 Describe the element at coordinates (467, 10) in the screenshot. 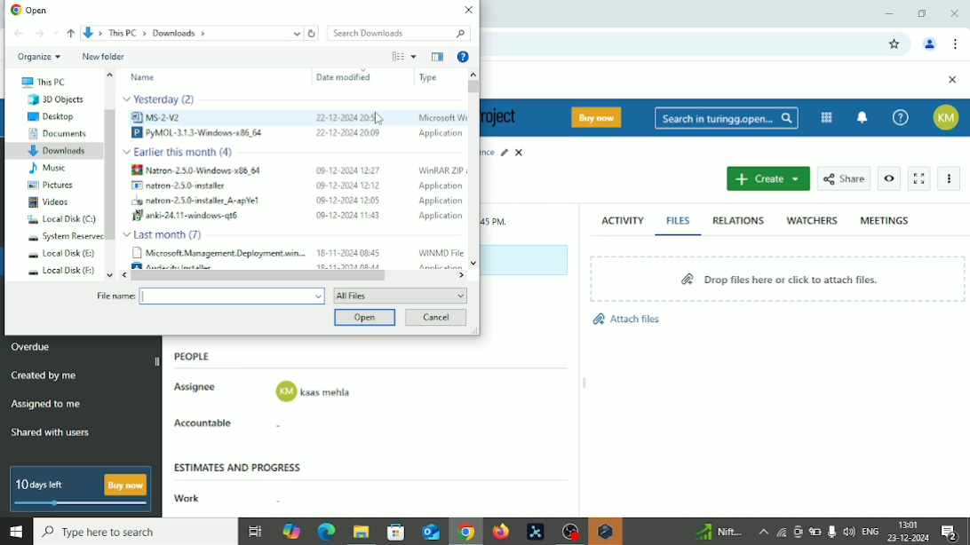

I see `Close` at that location.